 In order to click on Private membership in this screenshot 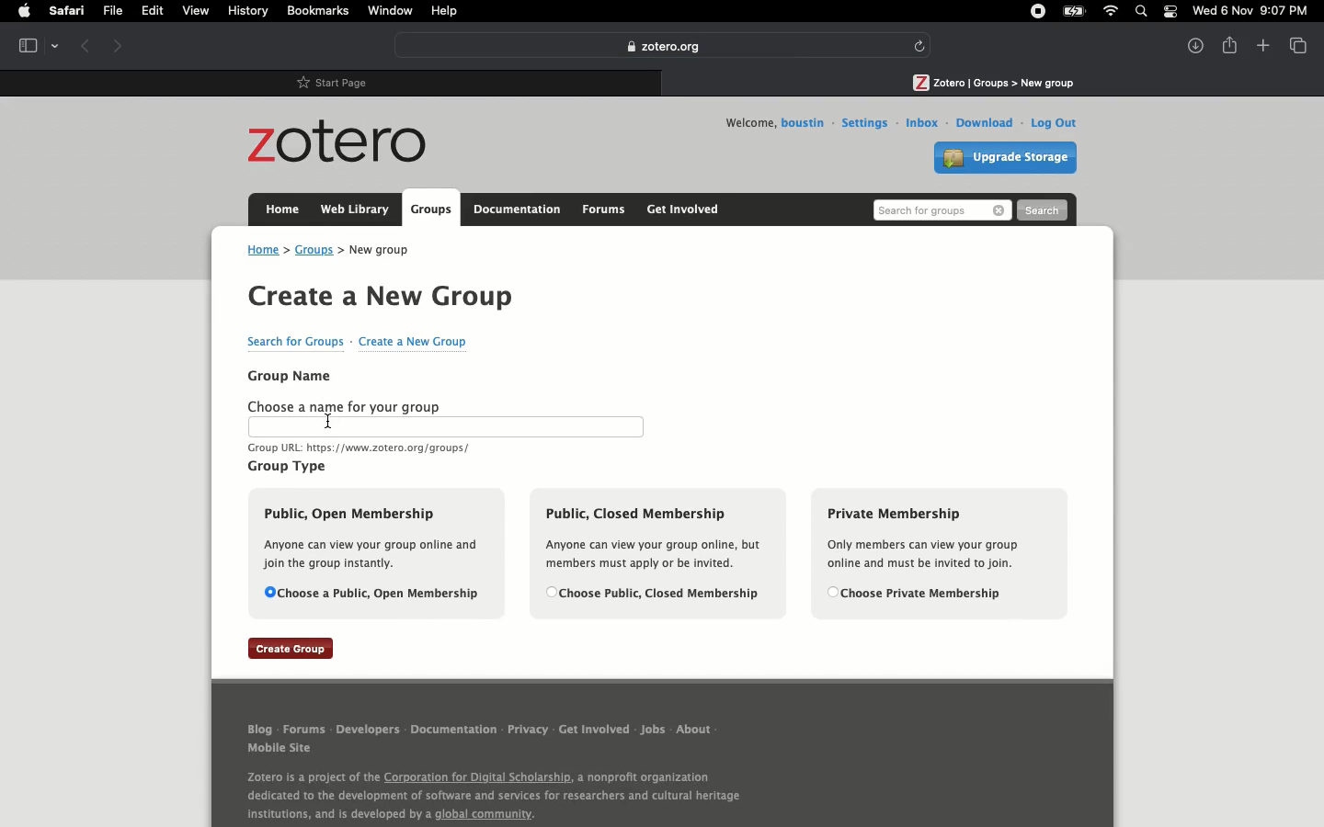, I will do `click(930, 552)`.